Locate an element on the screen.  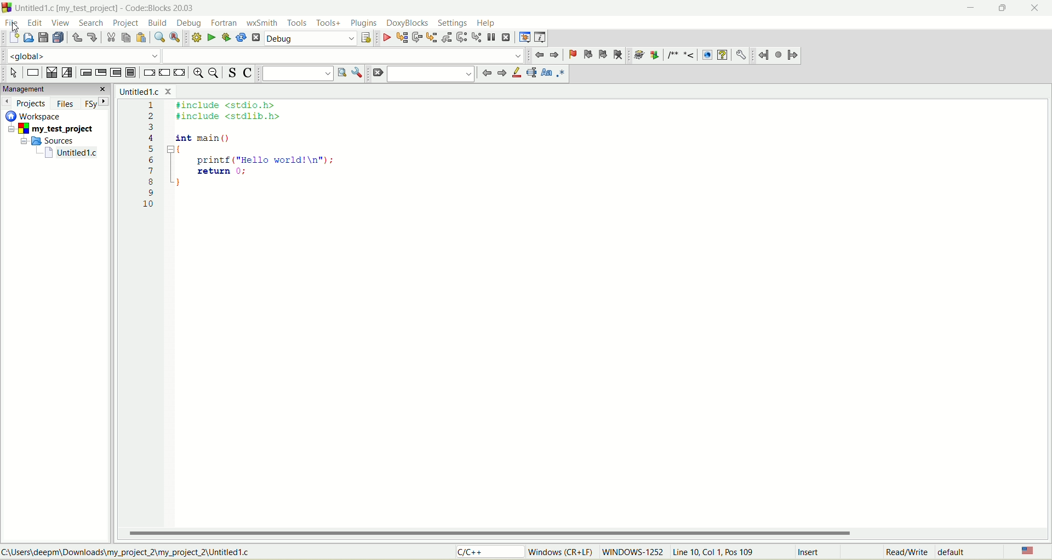
toggle bookmark is located at coordinates (571, 55).